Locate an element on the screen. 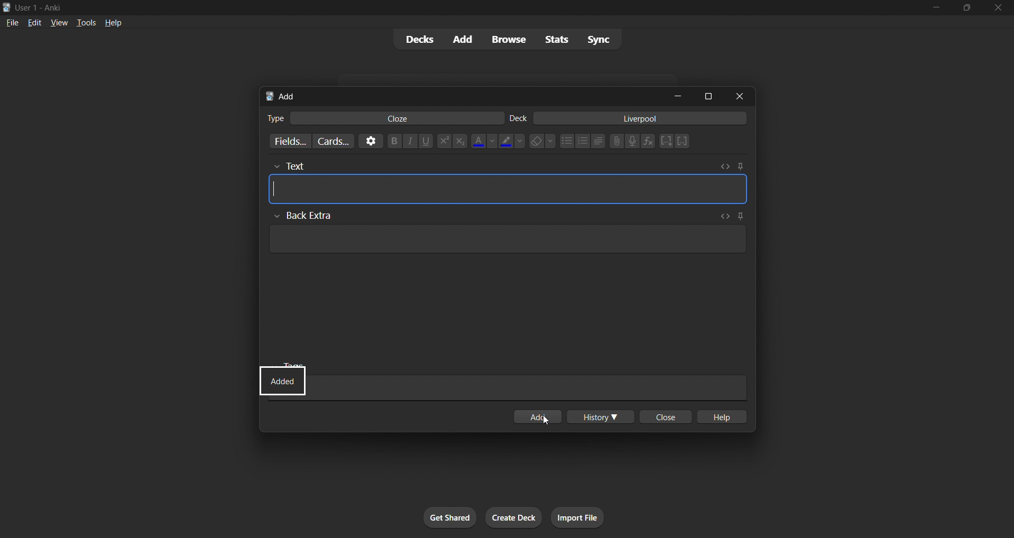  tools is located at coordinates (85, 23).